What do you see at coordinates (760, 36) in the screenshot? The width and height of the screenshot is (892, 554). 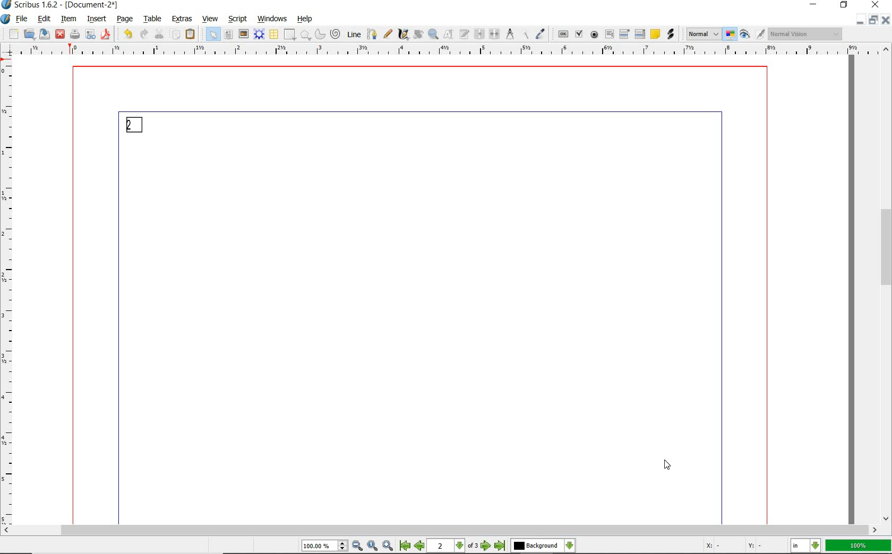 I see `Edit in Preview Mode` at bounding box center [760, 36].